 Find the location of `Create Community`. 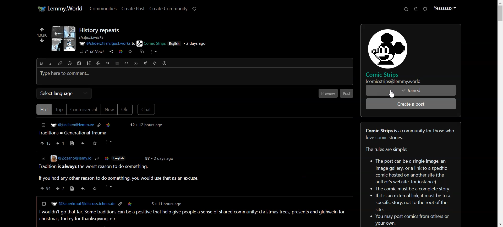

Create Community is located at coordinates (169, 9).